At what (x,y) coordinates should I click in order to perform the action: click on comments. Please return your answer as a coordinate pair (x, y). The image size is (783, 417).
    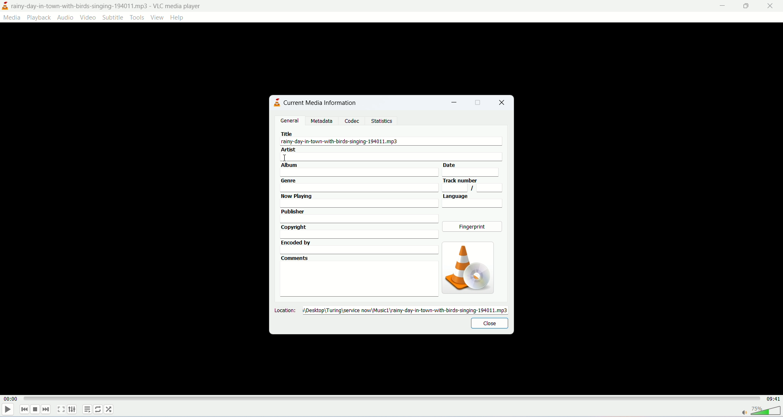
    Looking at the image, I should click on (358, 276).